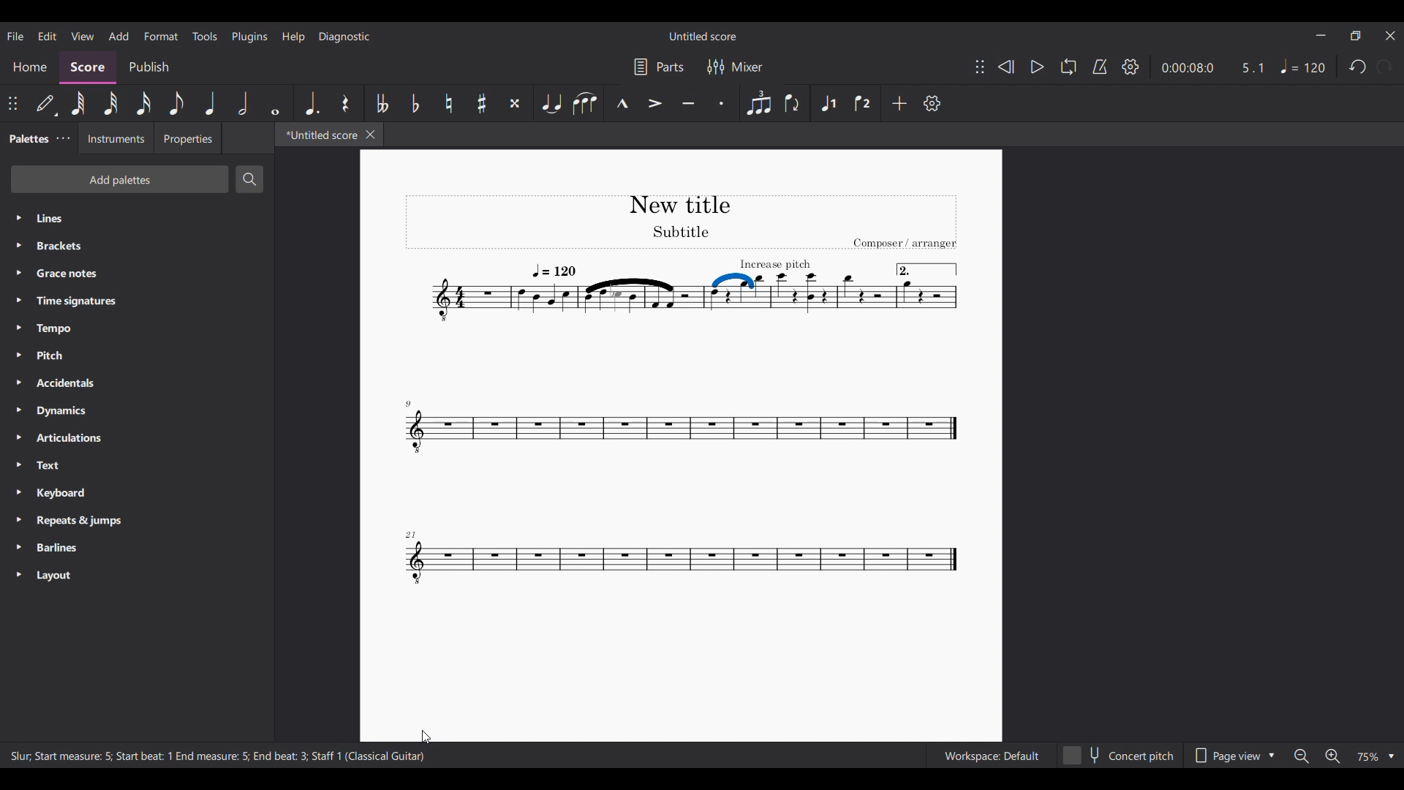 The height and width of the screenshot is (790, 1404). I want to click on Marcato, so click(621, 103).